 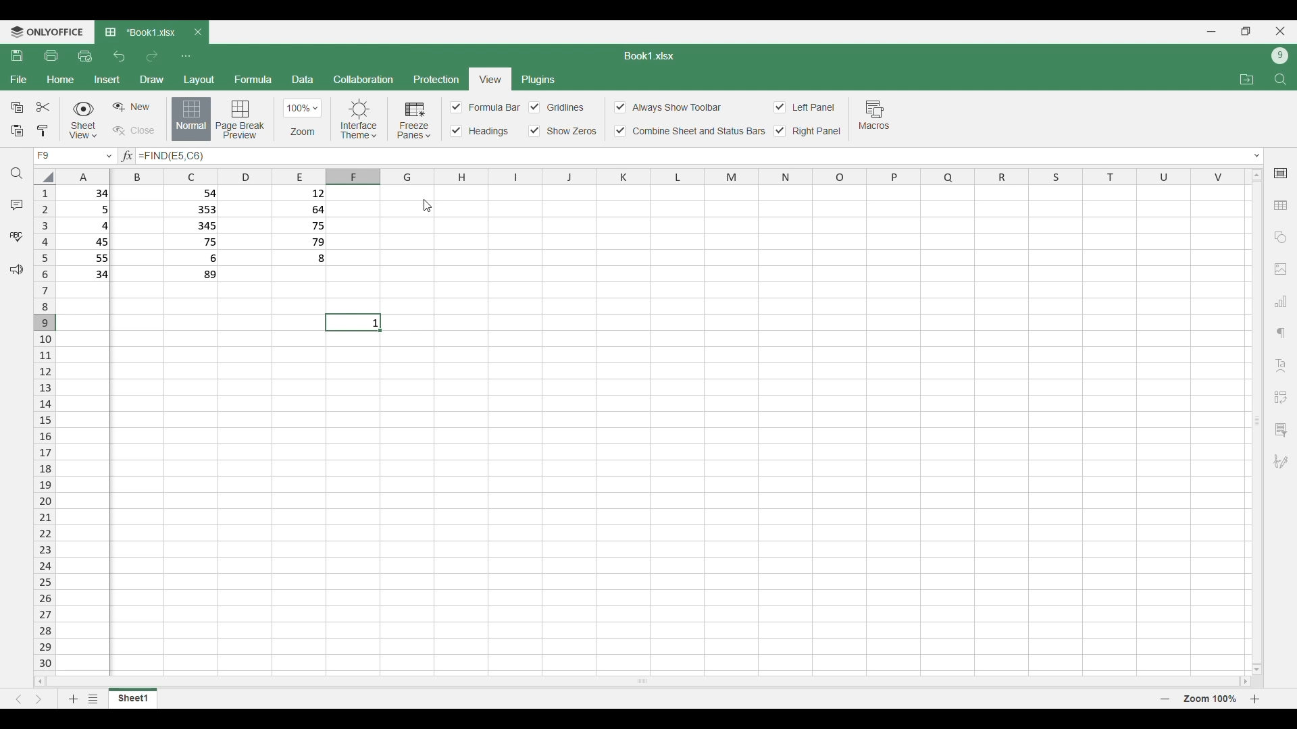 What do you see at coordinates (807, 131) in the screenshot?
I see `Right panel toggle` at bounding box center [807, 131].